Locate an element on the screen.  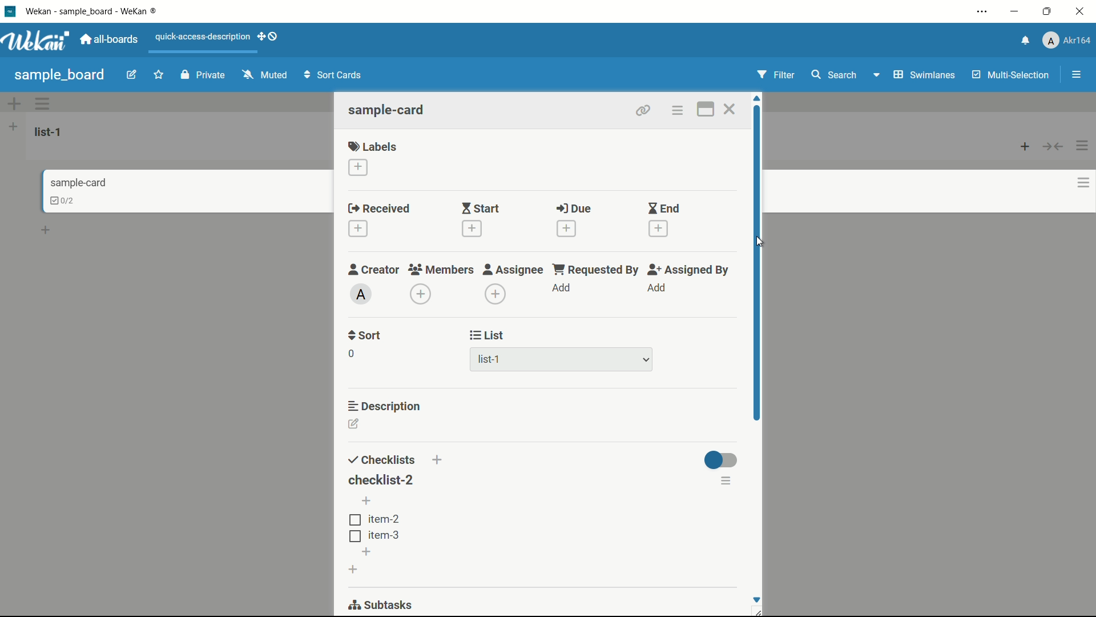
add is located at coordinates (656, 289).